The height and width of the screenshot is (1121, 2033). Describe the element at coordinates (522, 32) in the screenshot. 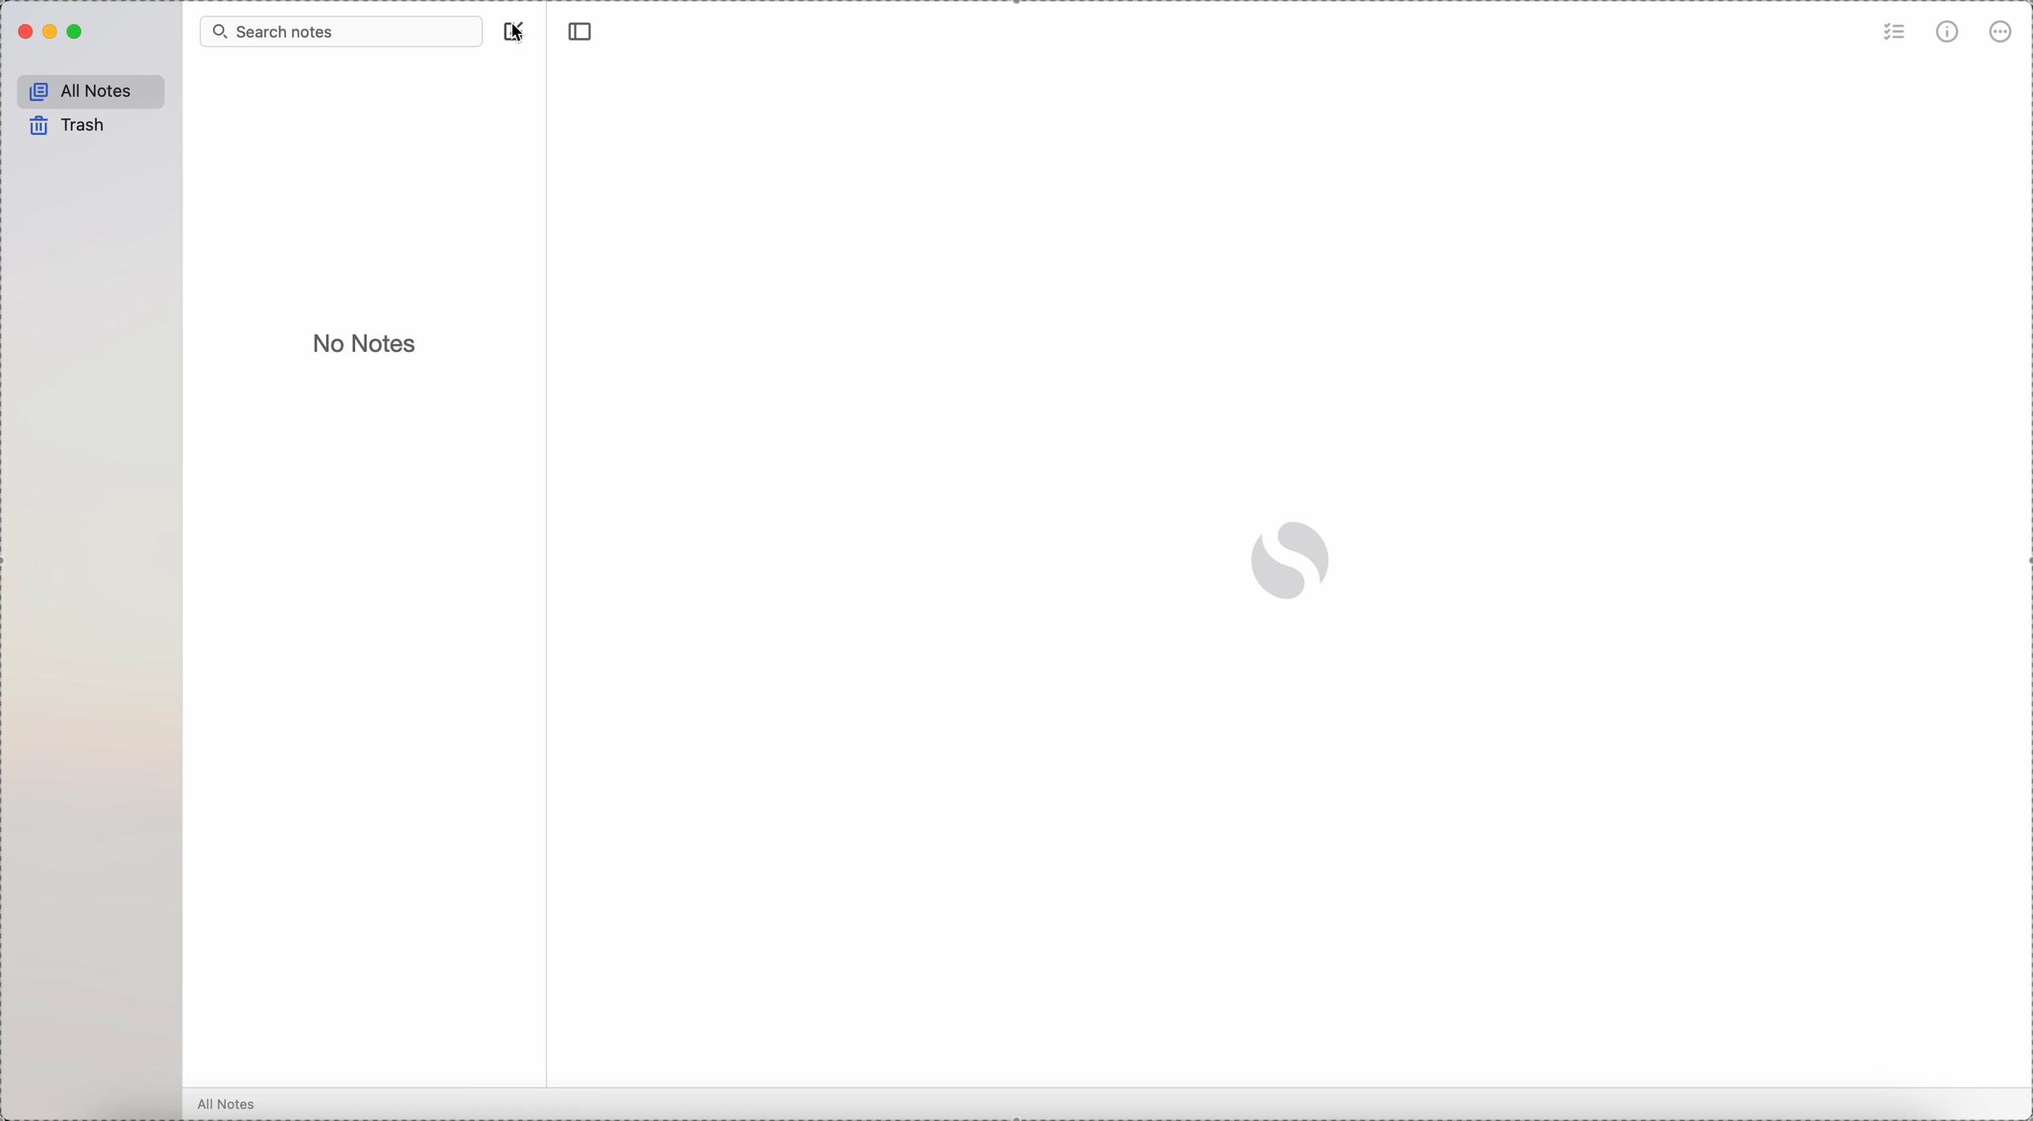

I see `cursor` at that location.